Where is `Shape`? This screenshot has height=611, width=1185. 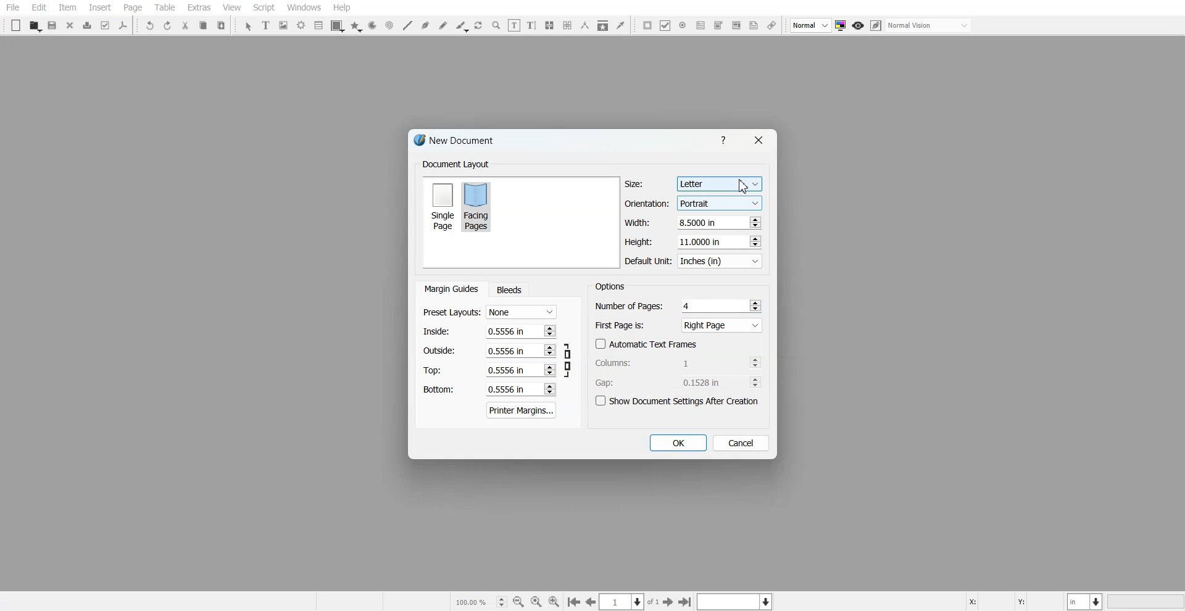 Shape is located at coordinates (338, 26).